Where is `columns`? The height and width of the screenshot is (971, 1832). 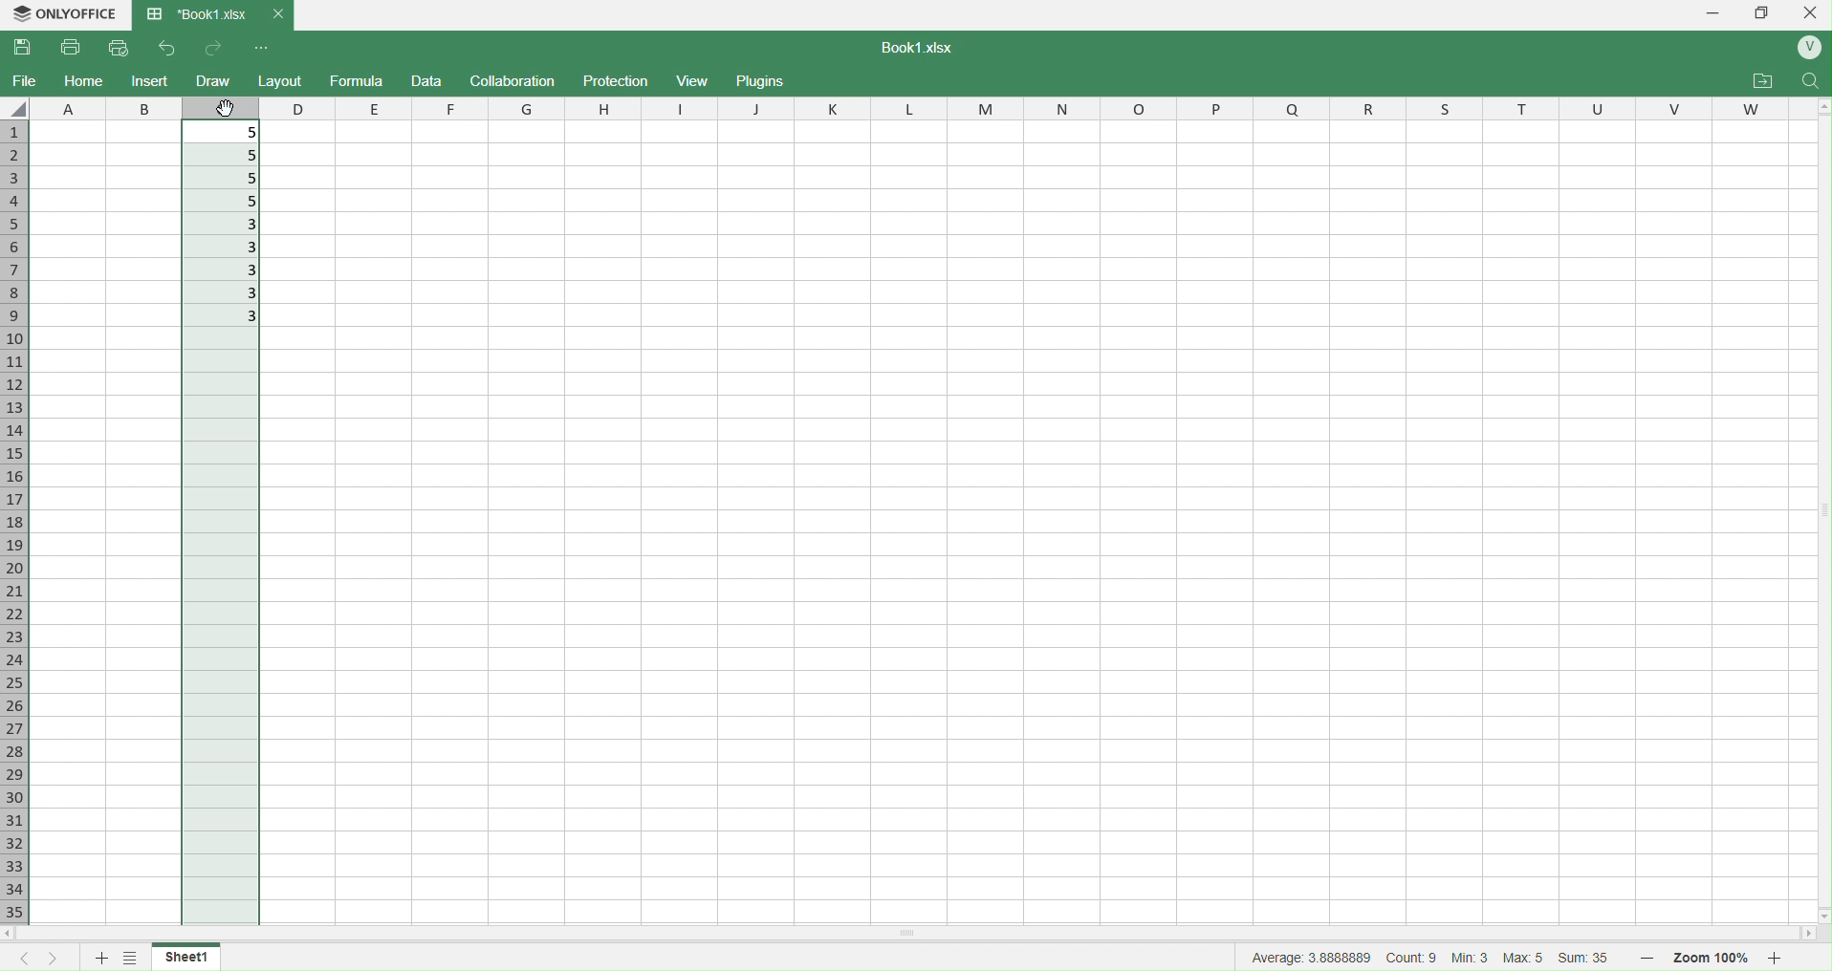
columns is located at coordinates (1029, 106).